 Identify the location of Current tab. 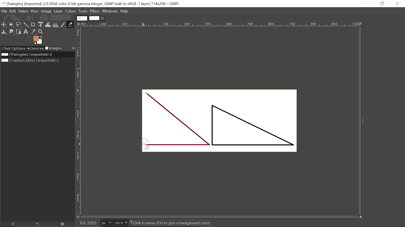
(94, 18).